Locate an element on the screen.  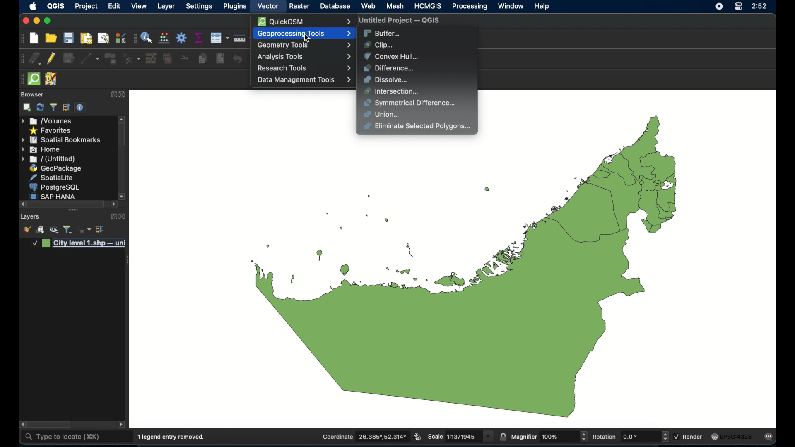
apple icon is located at coordinates (34, 6).